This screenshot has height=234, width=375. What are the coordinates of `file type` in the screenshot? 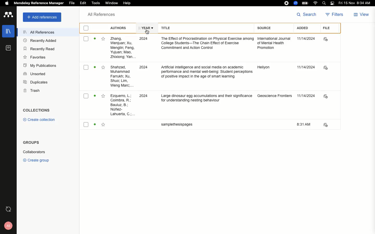 It's located at (330, 97).